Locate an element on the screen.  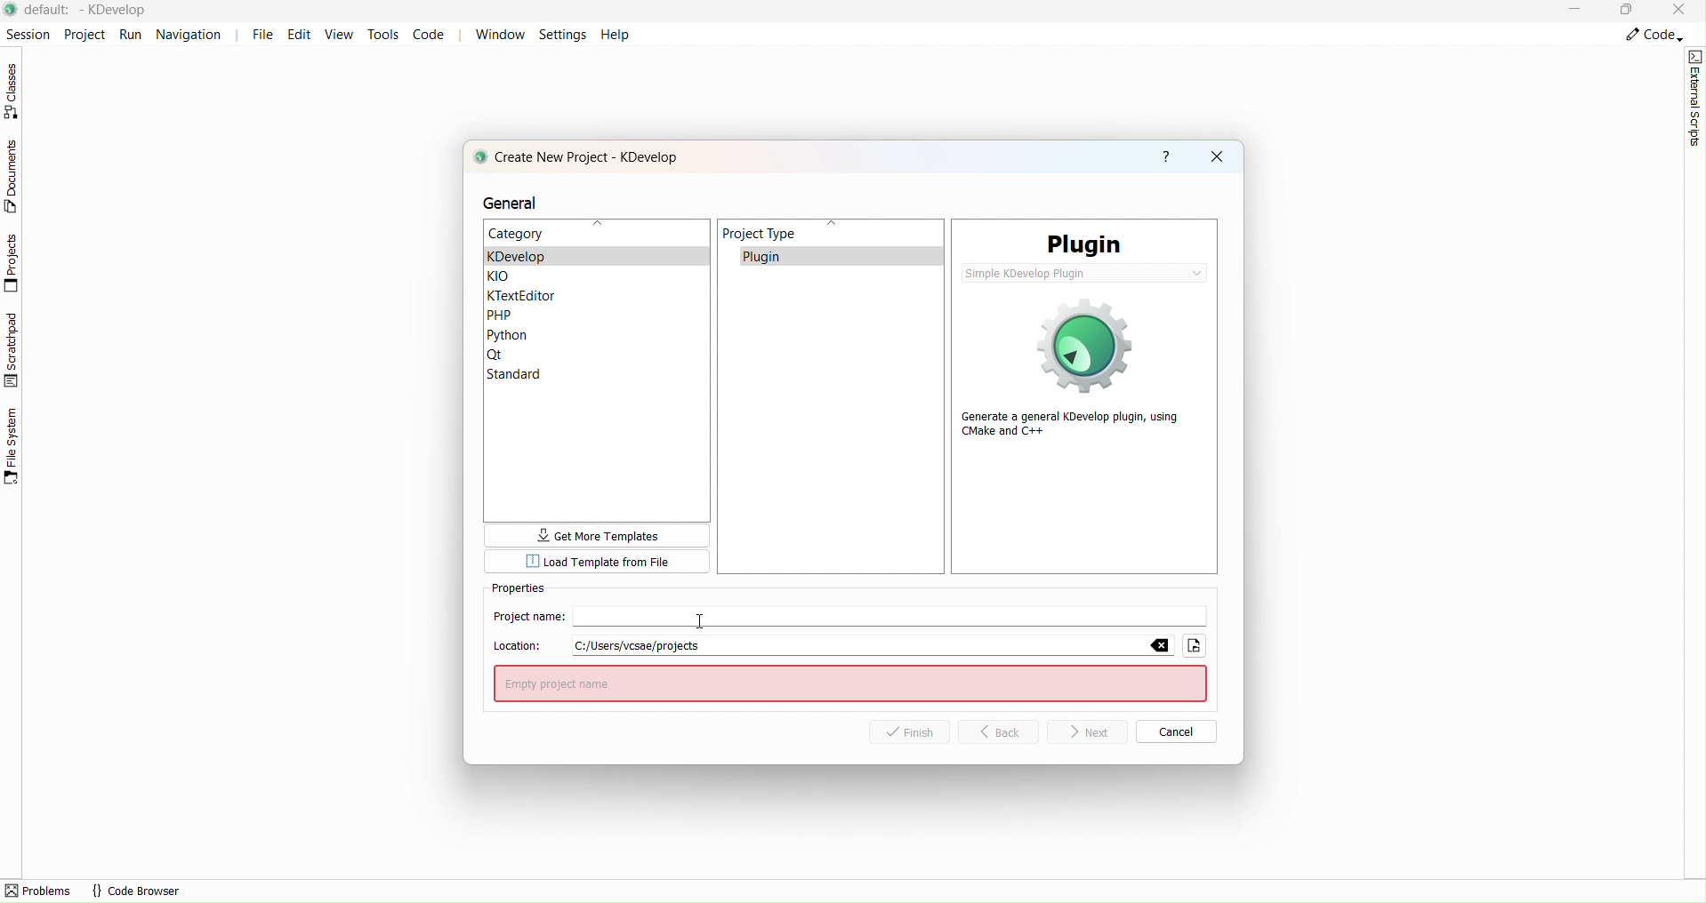
Ktexteditor is located at coordinates (522, 294).